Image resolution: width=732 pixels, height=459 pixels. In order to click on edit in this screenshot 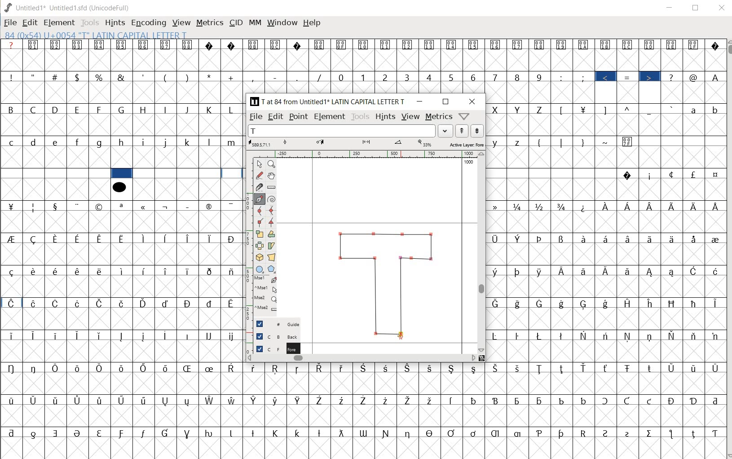, I will do `click(30, 22)`.